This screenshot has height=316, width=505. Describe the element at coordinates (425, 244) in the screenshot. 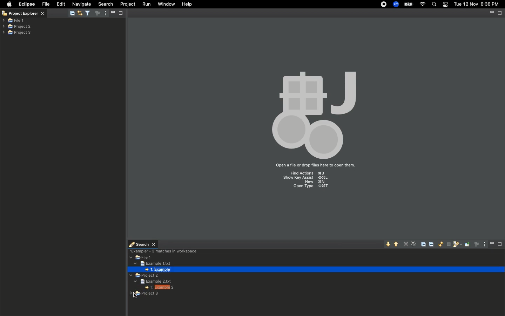

I see `Expand all` at that location.